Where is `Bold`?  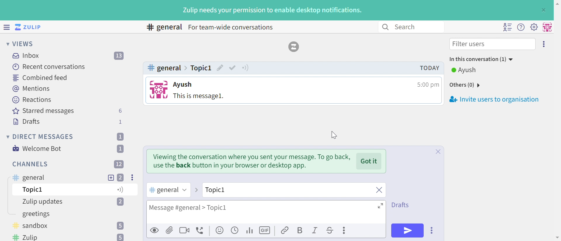
Bold is located at coordinates (299, 231).